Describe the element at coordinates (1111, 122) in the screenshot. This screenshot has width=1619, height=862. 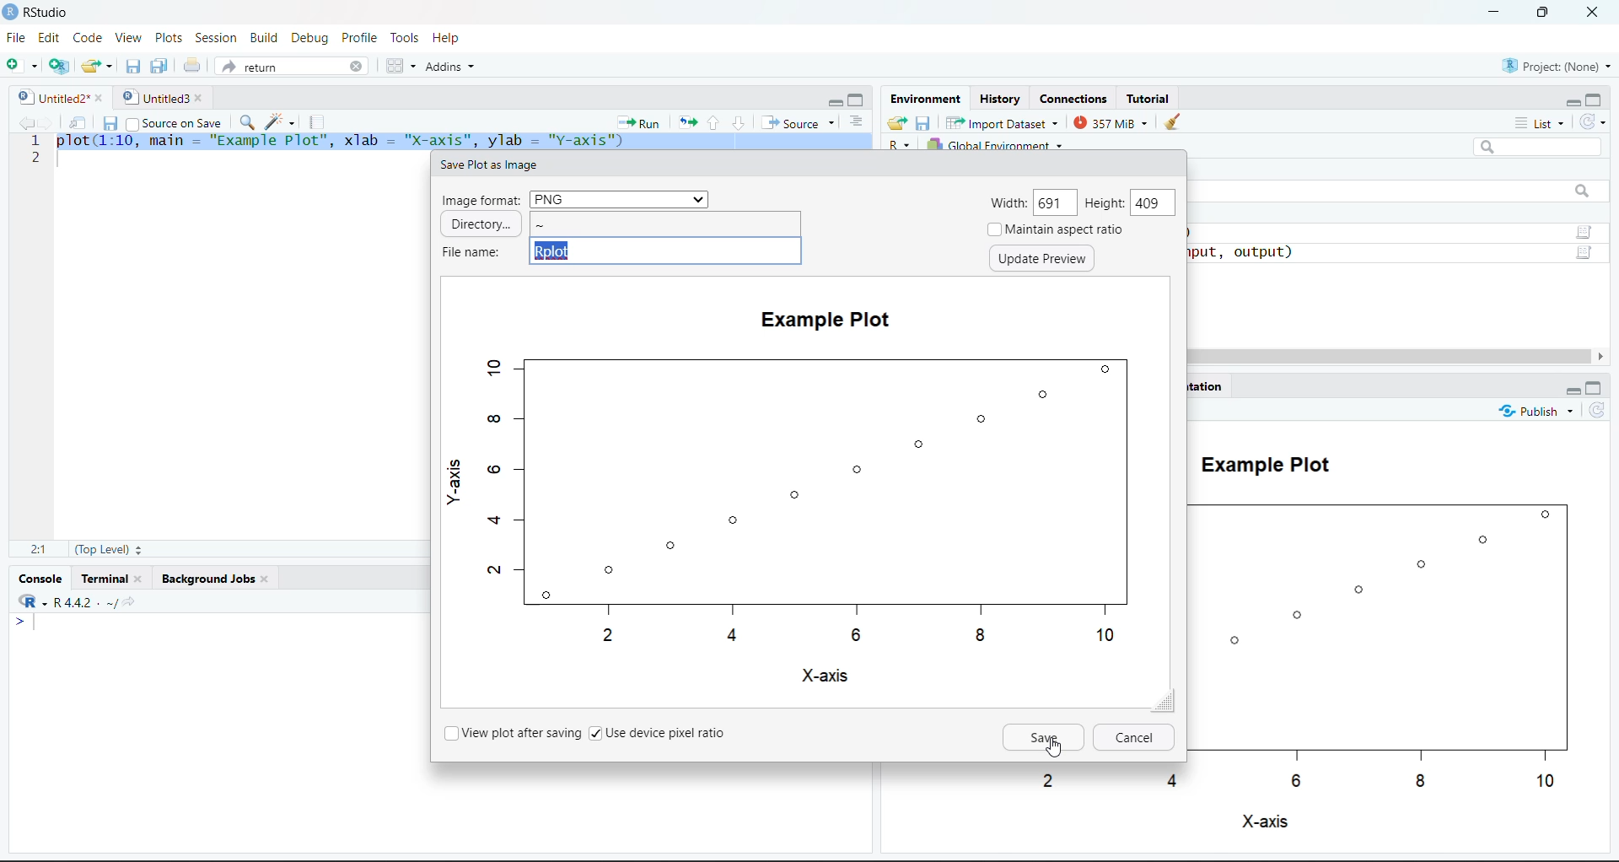
I see `357kib used by R session (Source: Windows System)` at that location.